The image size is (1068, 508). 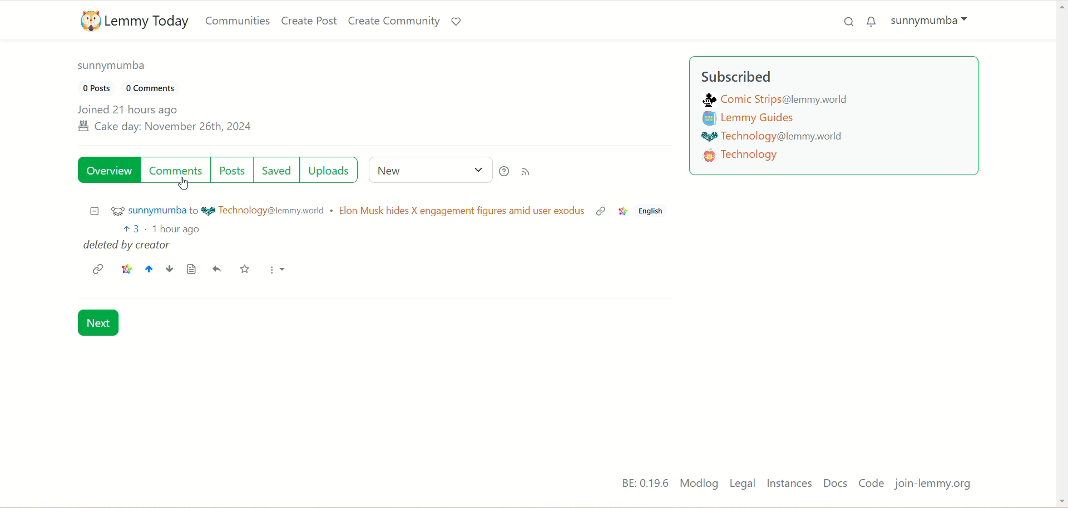 What do you see at coordinates (243, 269) in the screenshot?
I see `save` at bounding box center [243, 269].